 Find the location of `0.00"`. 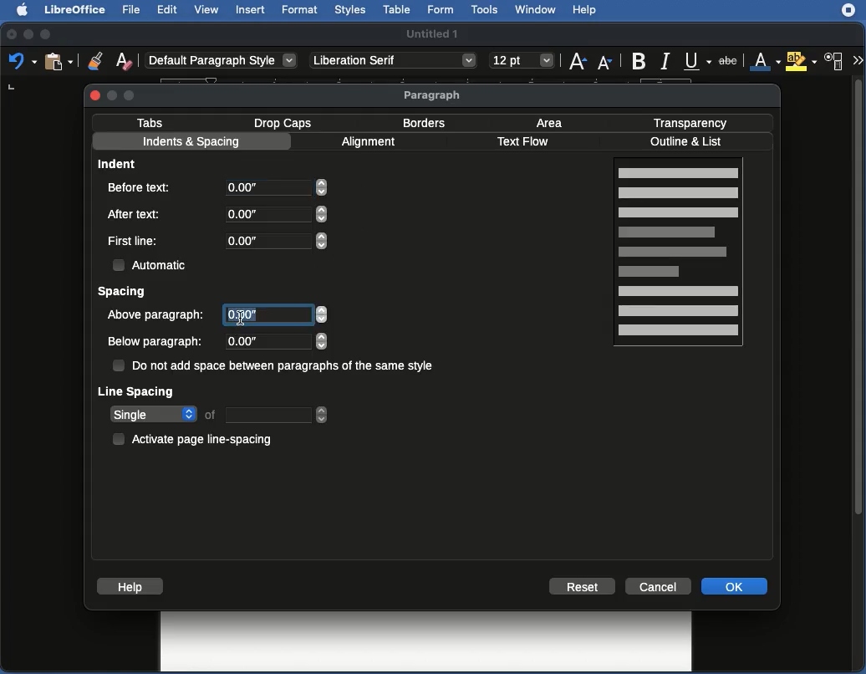

0.00" is located at coordinates (273, 341).